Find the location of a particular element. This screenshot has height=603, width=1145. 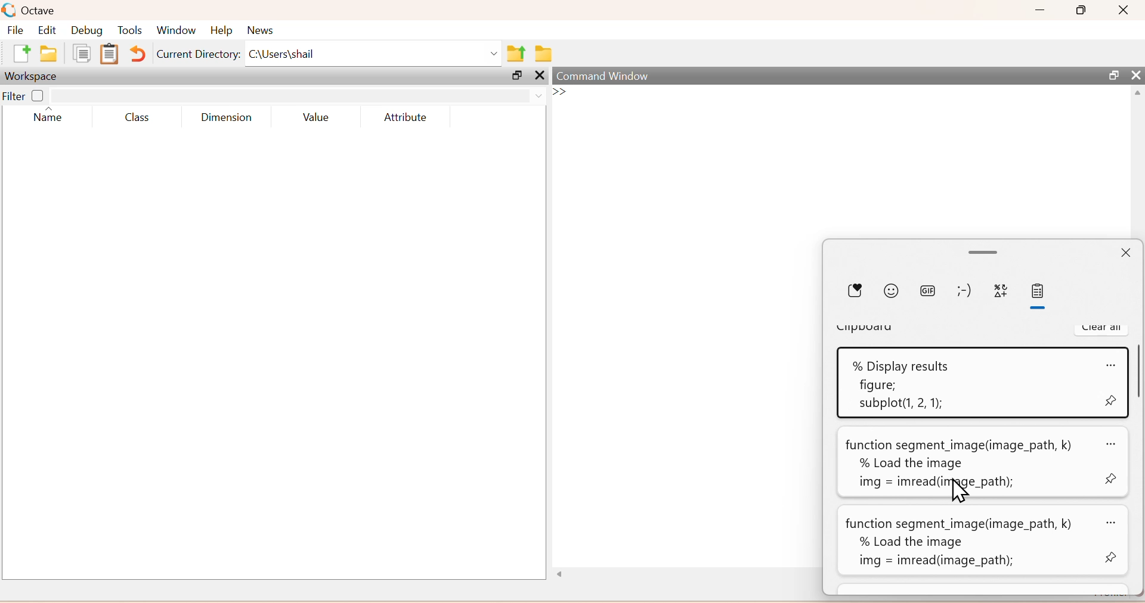

Minimize is located at coordinates (983, 251).